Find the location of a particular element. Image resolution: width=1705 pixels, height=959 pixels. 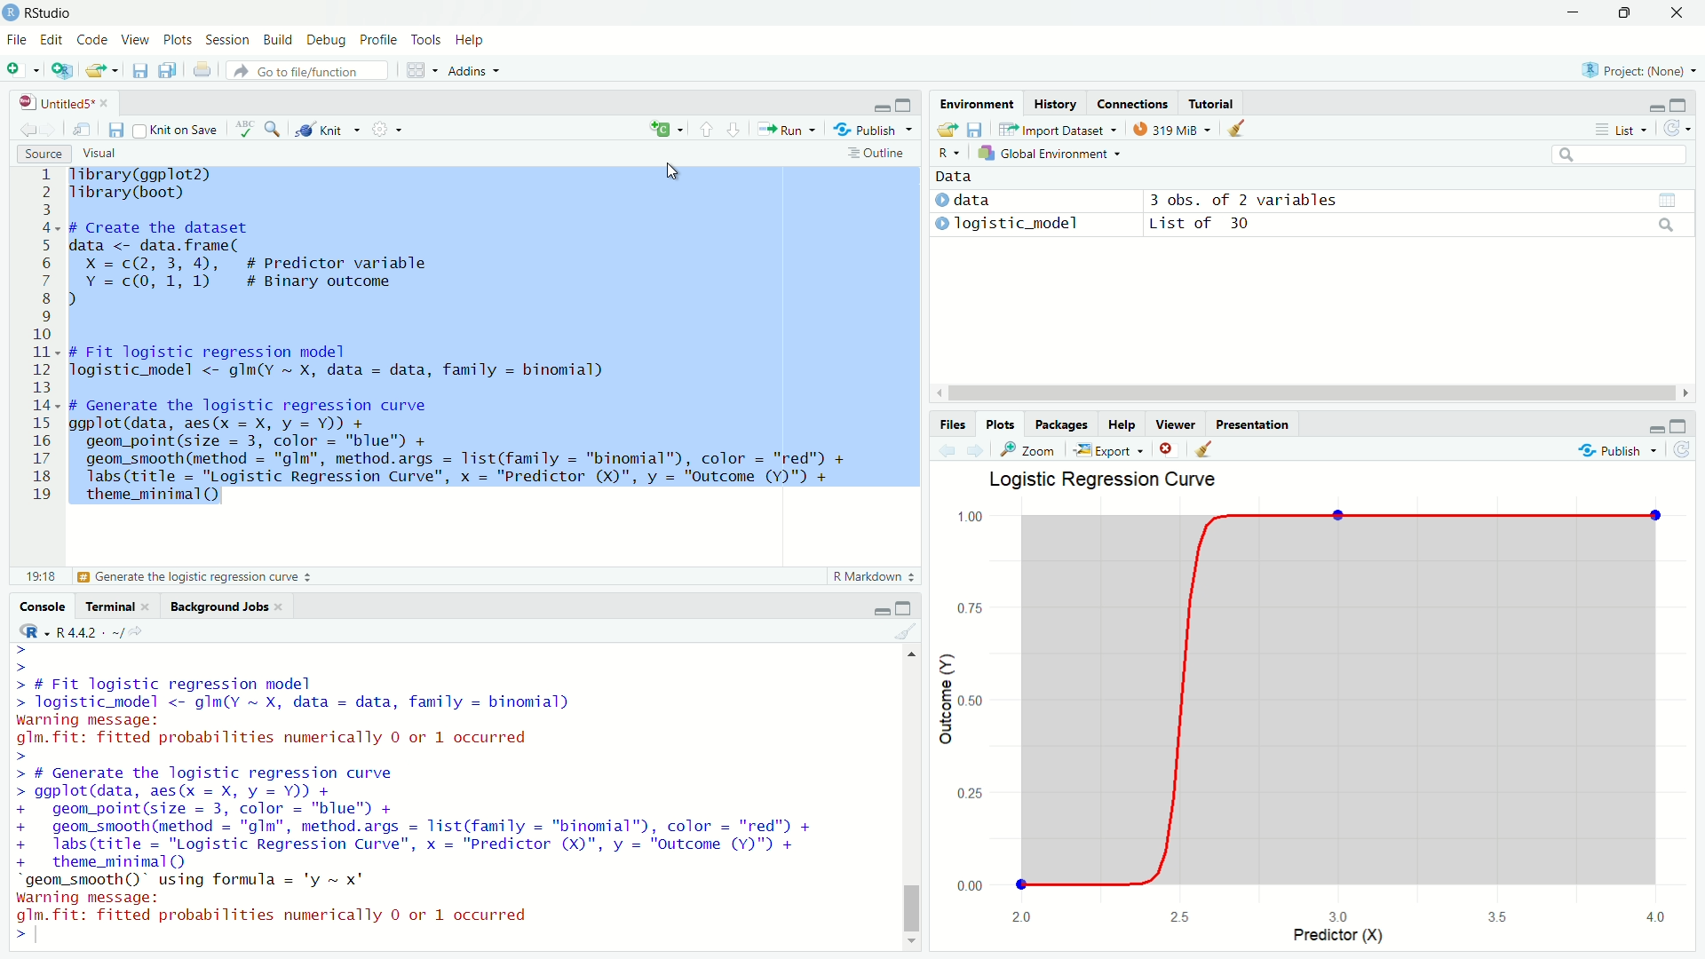

Knit is located at coordinates (328, 129).